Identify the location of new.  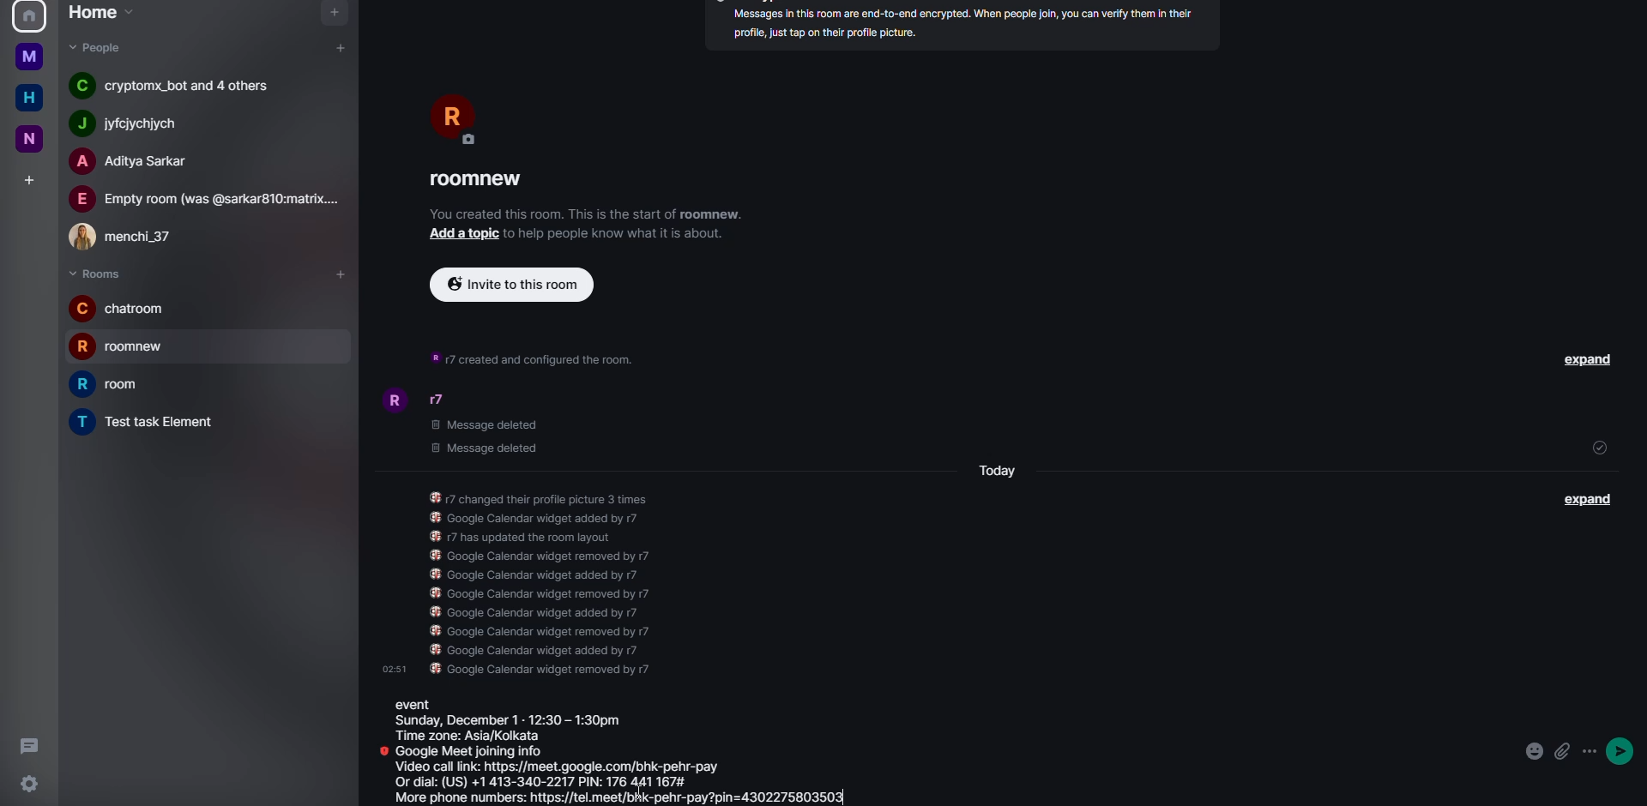
(27, 139).